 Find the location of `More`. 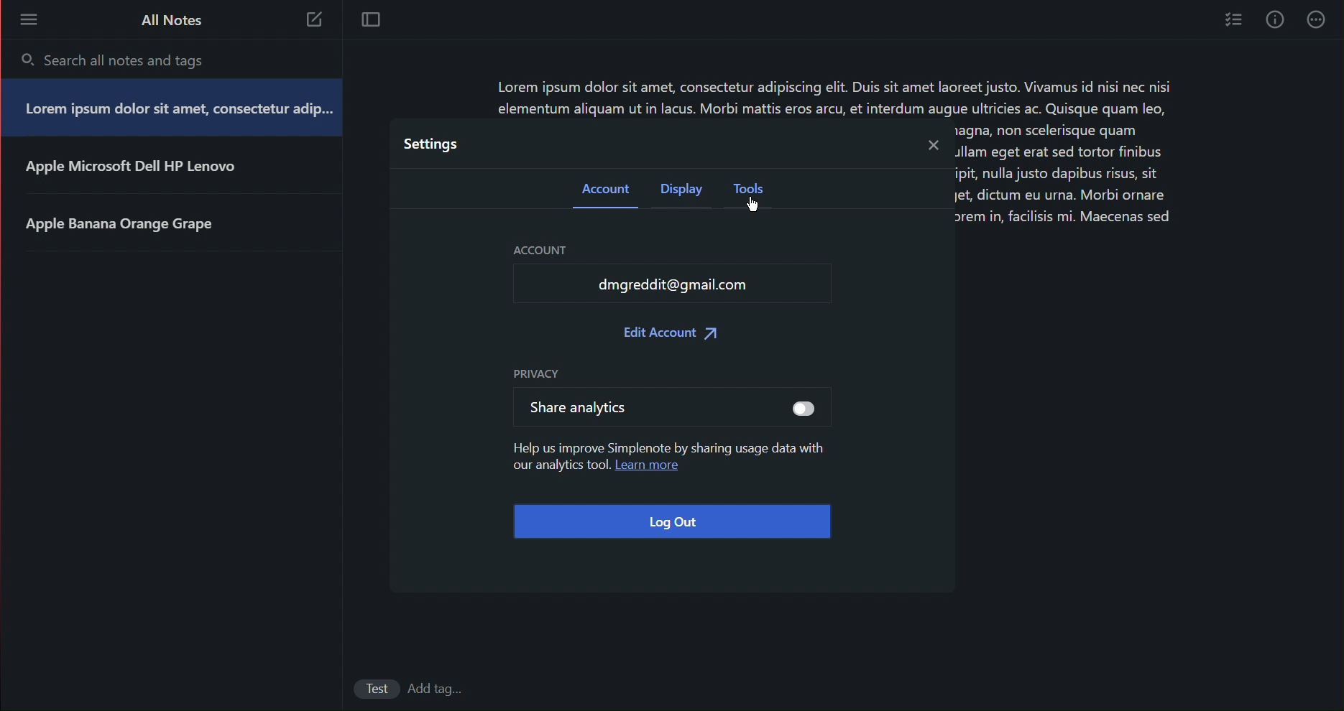

More is located at coordinates (1318, 21).